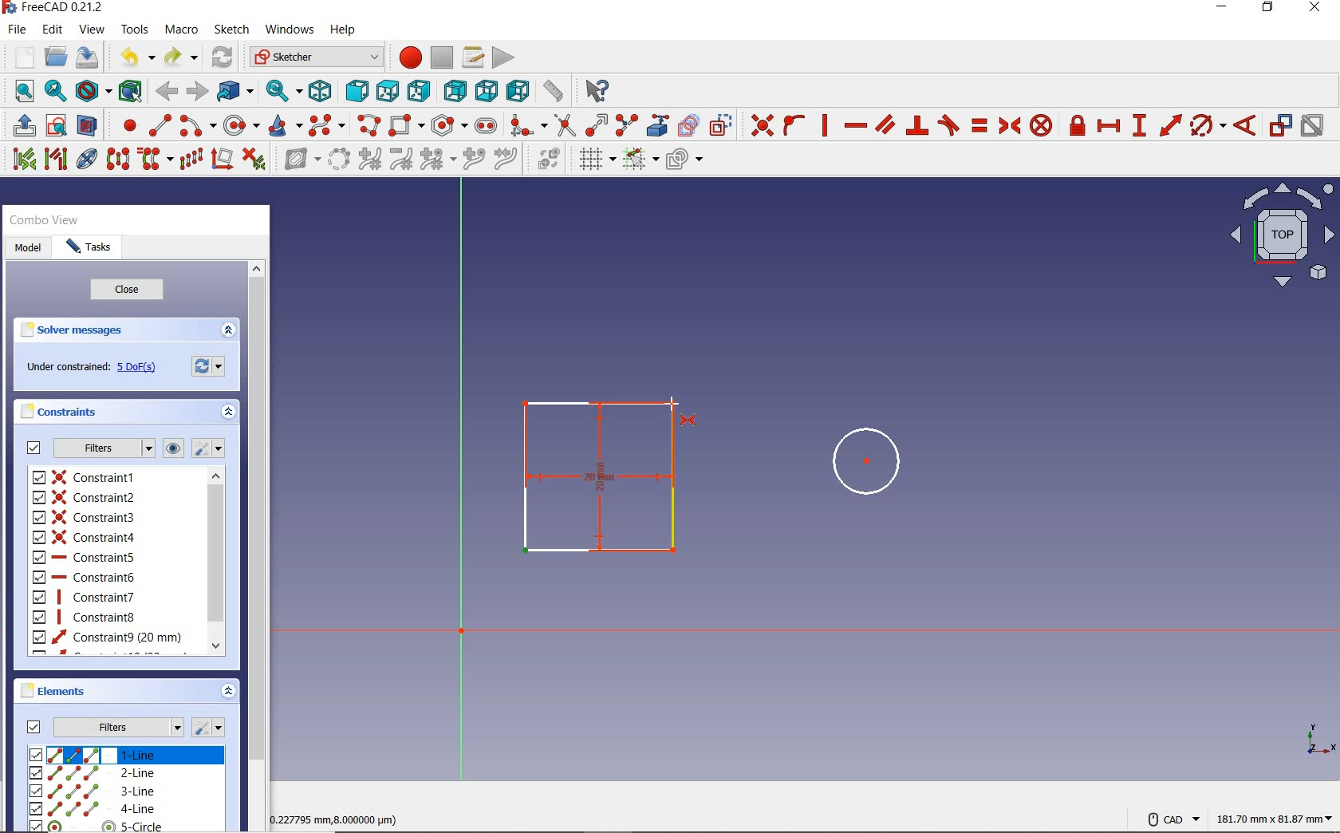  What do you see at coordinates (21, 124) in the screenshot?
I see `leave sketch` at bounding box center [21, 124].